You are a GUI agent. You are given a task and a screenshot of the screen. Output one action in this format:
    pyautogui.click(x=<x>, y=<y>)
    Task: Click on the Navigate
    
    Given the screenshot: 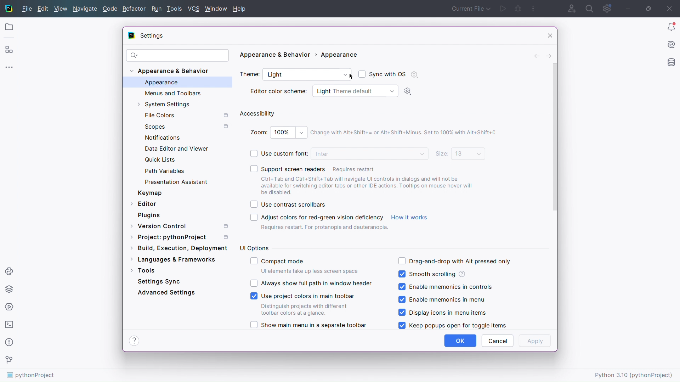 What is the action you would take?
    pyautogui.click(x=86, y=9)
    